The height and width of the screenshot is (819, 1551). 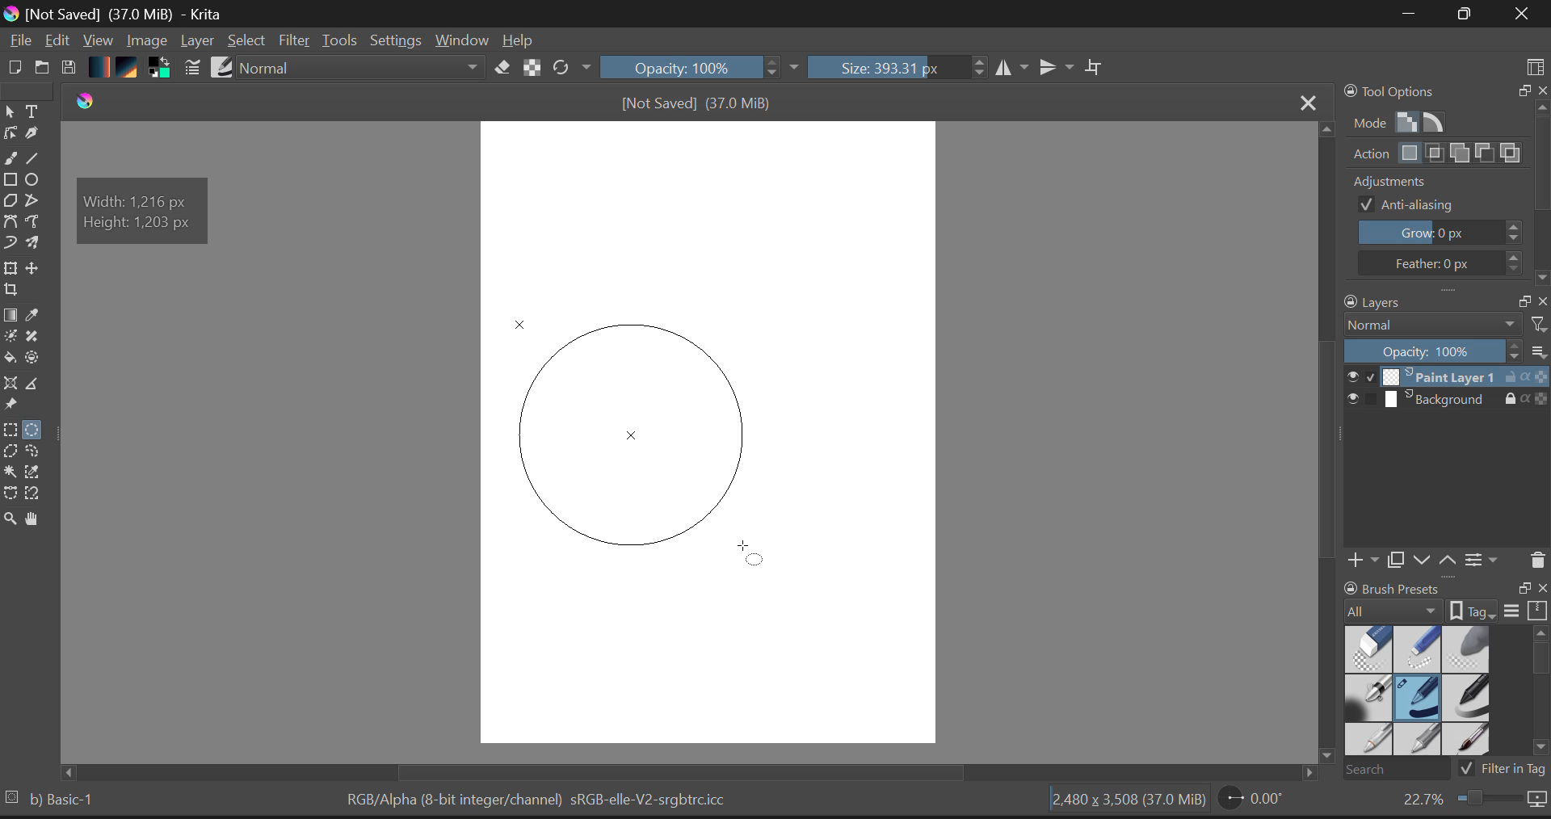 What do you see at coordinates (1252, 801) in the screenshot?
I see `Page Rotation` at bounding box center [1252, 801].